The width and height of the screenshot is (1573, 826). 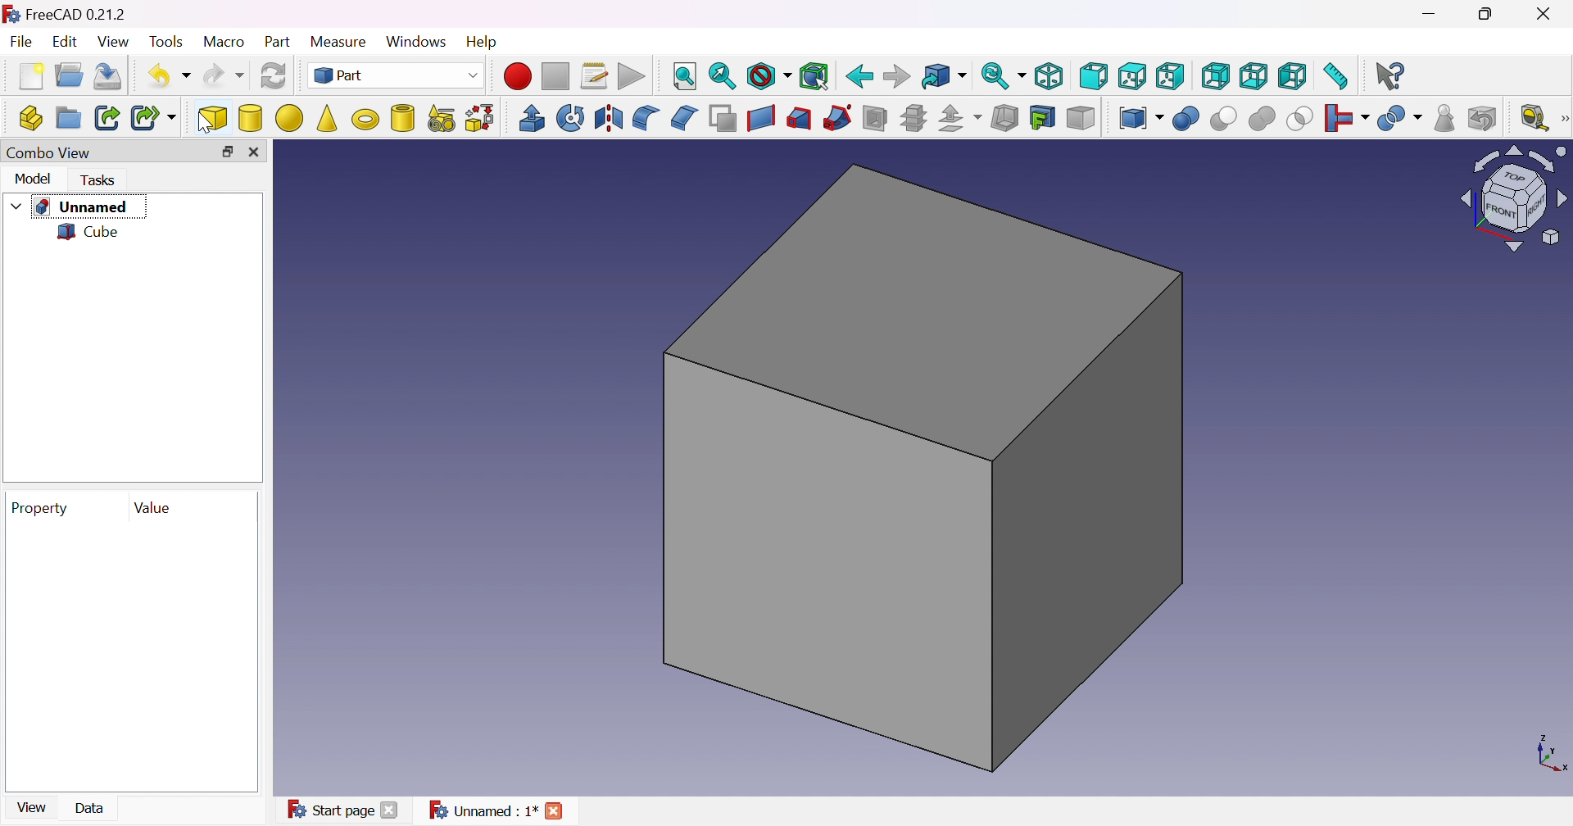 I want to click on Boolean, so click(x=1184, y=120).